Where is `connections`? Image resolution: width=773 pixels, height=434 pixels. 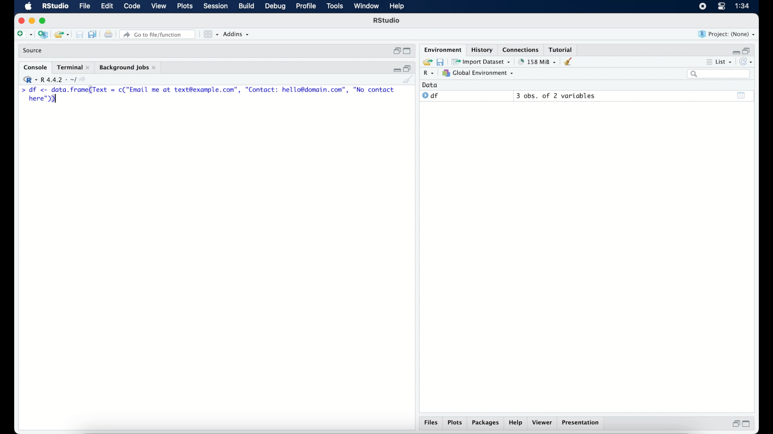
connections is located at coordinates (522, 49).